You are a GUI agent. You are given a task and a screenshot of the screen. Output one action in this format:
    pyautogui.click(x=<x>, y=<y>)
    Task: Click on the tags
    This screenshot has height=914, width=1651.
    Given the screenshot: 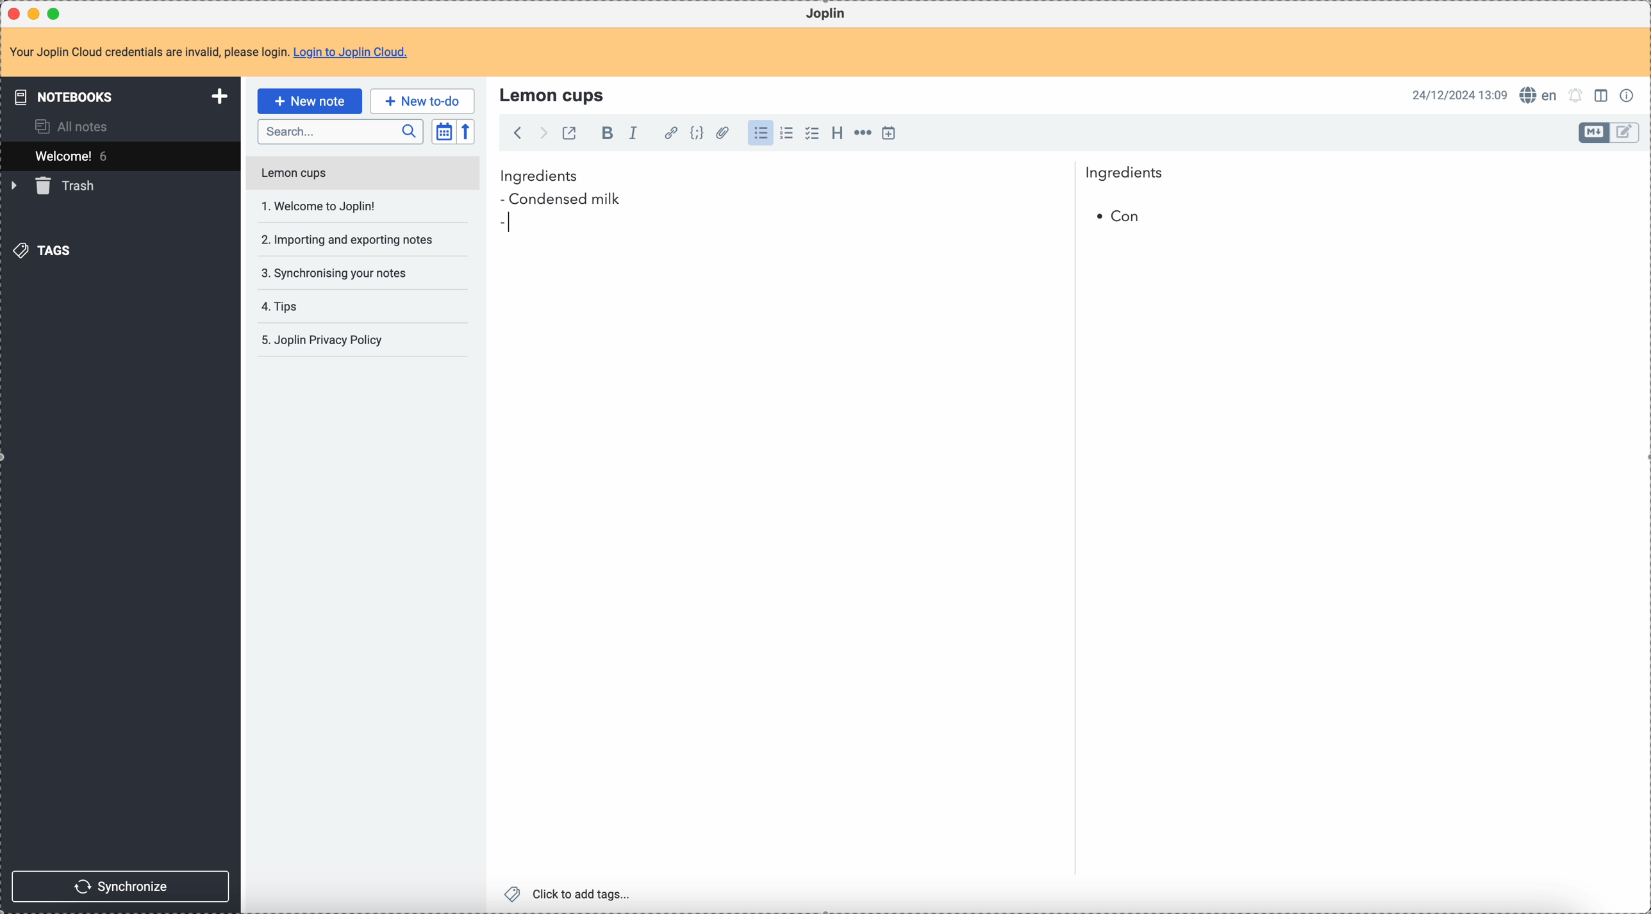 What is the action you would take?
    pyautogui.click(x=46, y=249)
    